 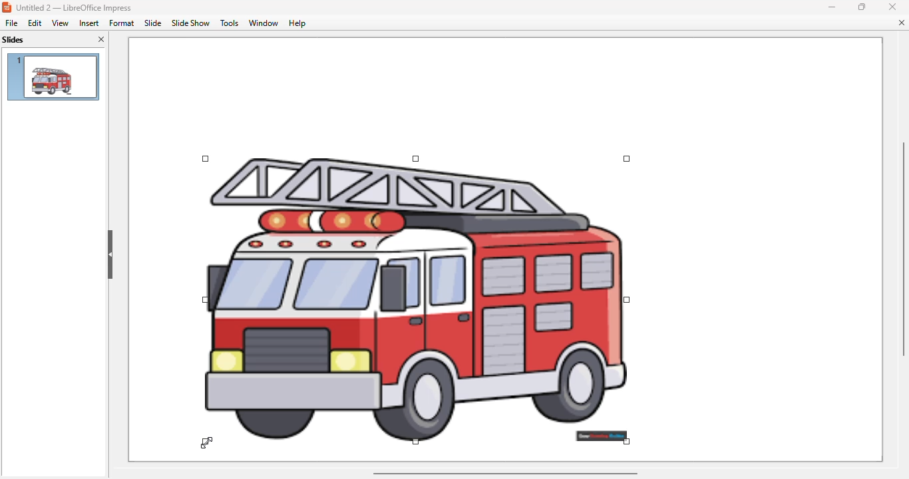 I want to click on format, so click(x=121, y=23).